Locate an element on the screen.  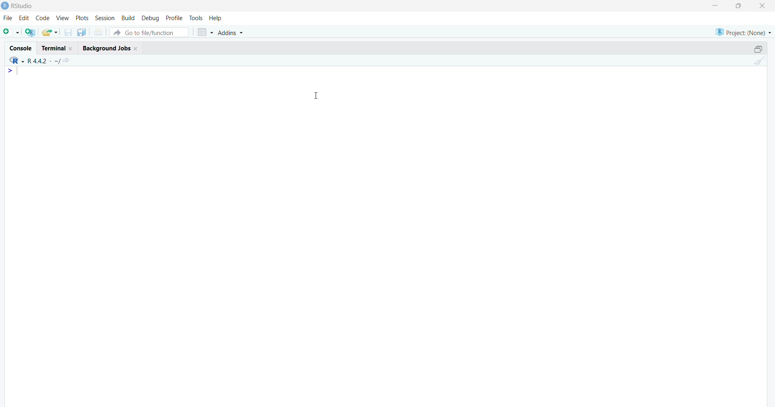
print the current file is located at coordinates (99, 33).